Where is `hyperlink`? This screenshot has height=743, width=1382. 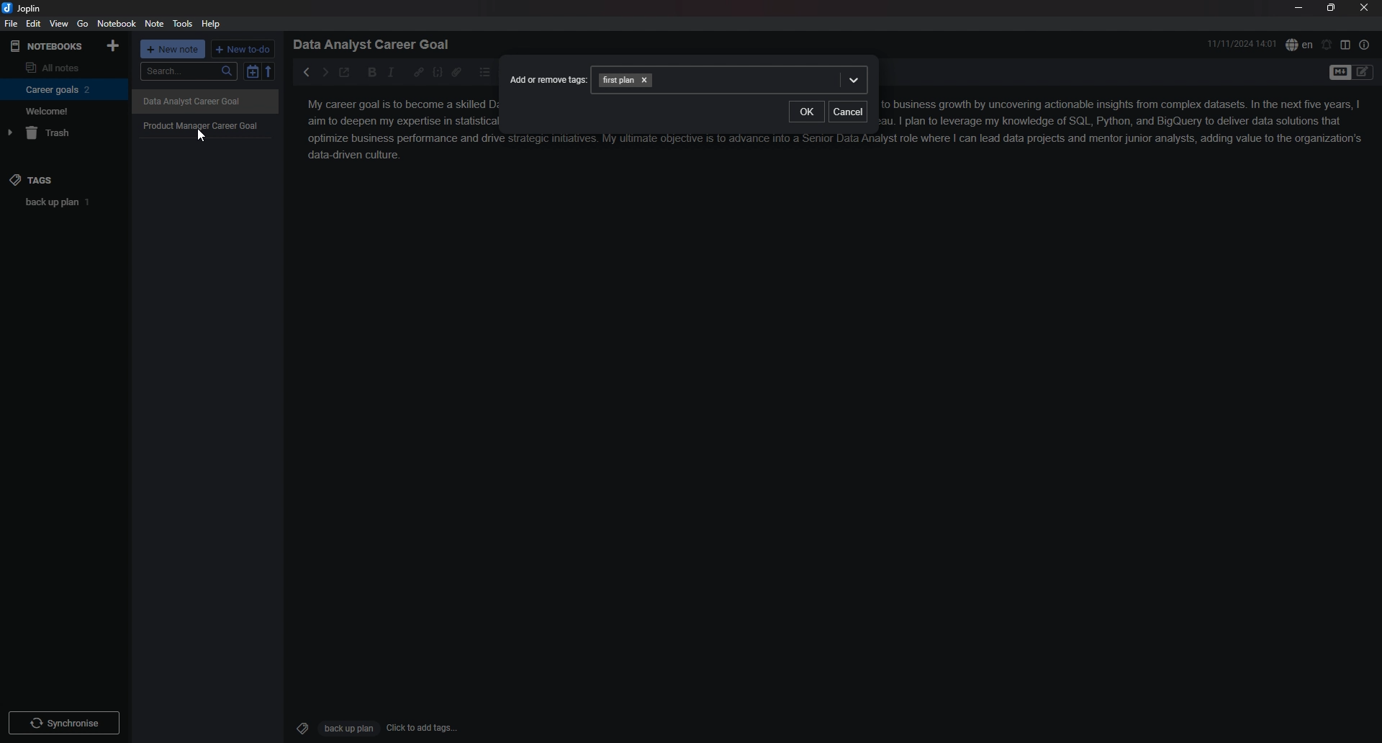 hyperlink is located at coordinates (418, 73).